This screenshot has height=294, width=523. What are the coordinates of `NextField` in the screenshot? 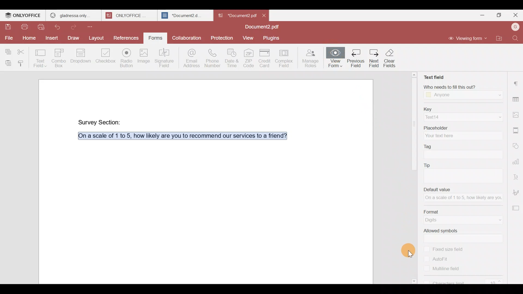 It's located at (373, 59).